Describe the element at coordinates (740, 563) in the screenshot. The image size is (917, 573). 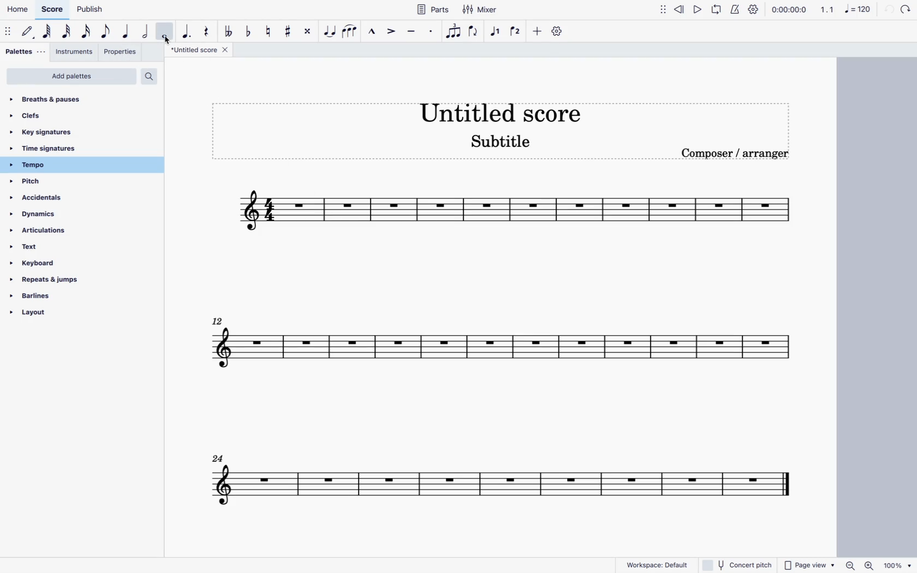
I see `concert pitch` at that location.